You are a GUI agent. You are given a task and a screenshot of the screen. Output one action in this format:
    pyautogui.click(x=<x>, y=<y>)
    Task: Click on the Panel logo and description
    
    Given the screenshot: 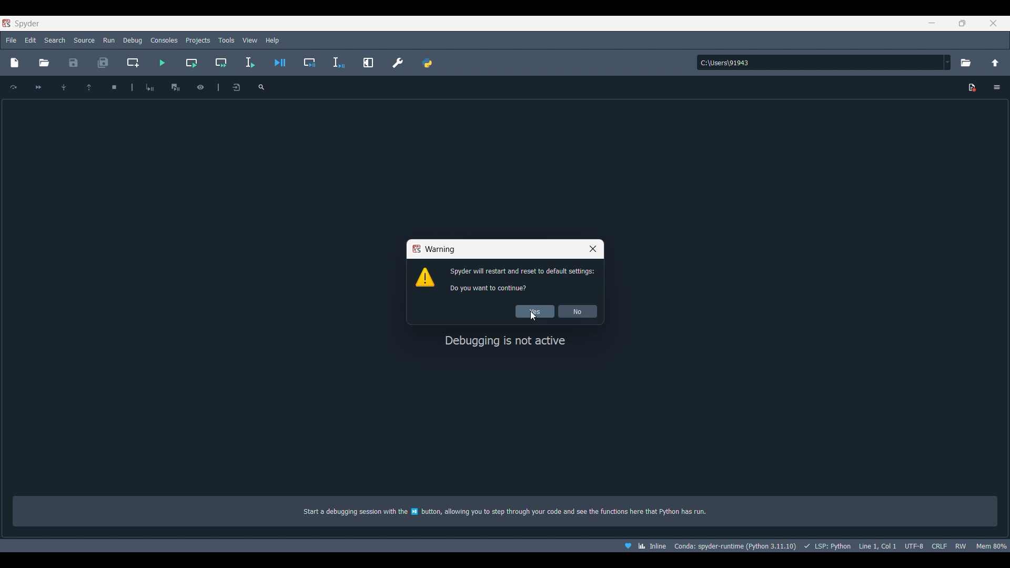 What is the action you would take?
    pyautogui.click(x=507, y=415)
    